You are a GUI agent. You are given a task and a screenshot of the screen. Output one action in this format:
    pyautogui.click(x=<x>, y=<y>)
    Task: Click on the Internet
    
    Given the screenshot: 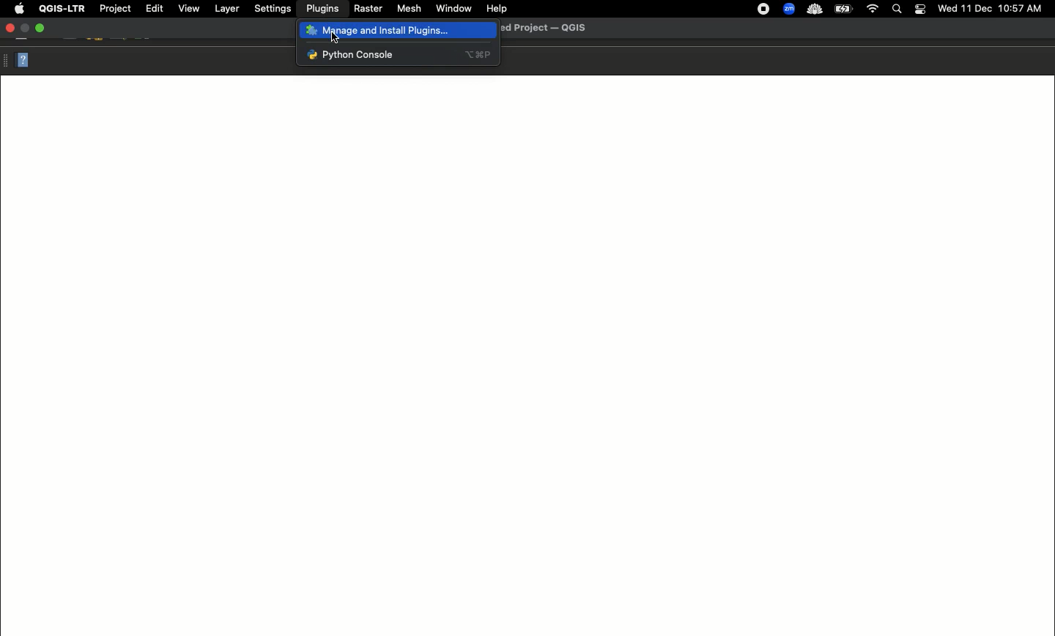 What is the action you would take?
    pyautogui.click(x=873, y=8)
    